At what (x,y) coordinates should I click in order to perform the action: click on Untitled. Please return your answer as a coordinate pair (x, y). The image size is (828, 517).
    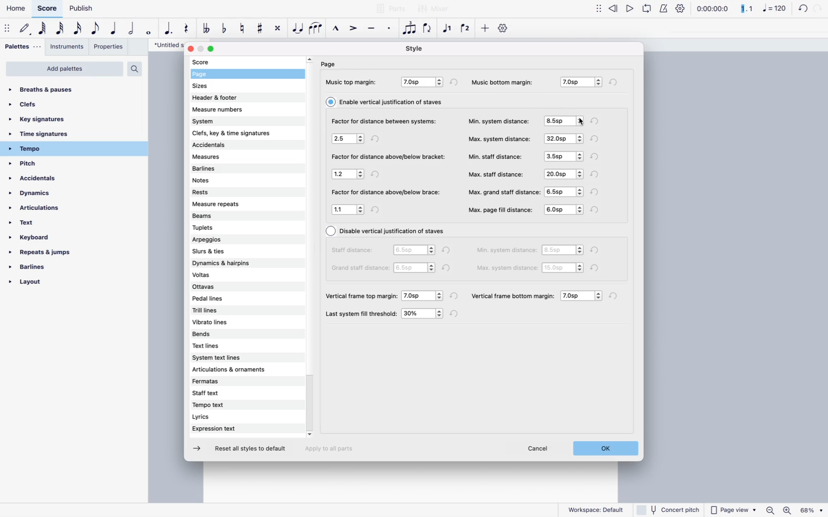
    Looking at the image, I should click on (164, 45).